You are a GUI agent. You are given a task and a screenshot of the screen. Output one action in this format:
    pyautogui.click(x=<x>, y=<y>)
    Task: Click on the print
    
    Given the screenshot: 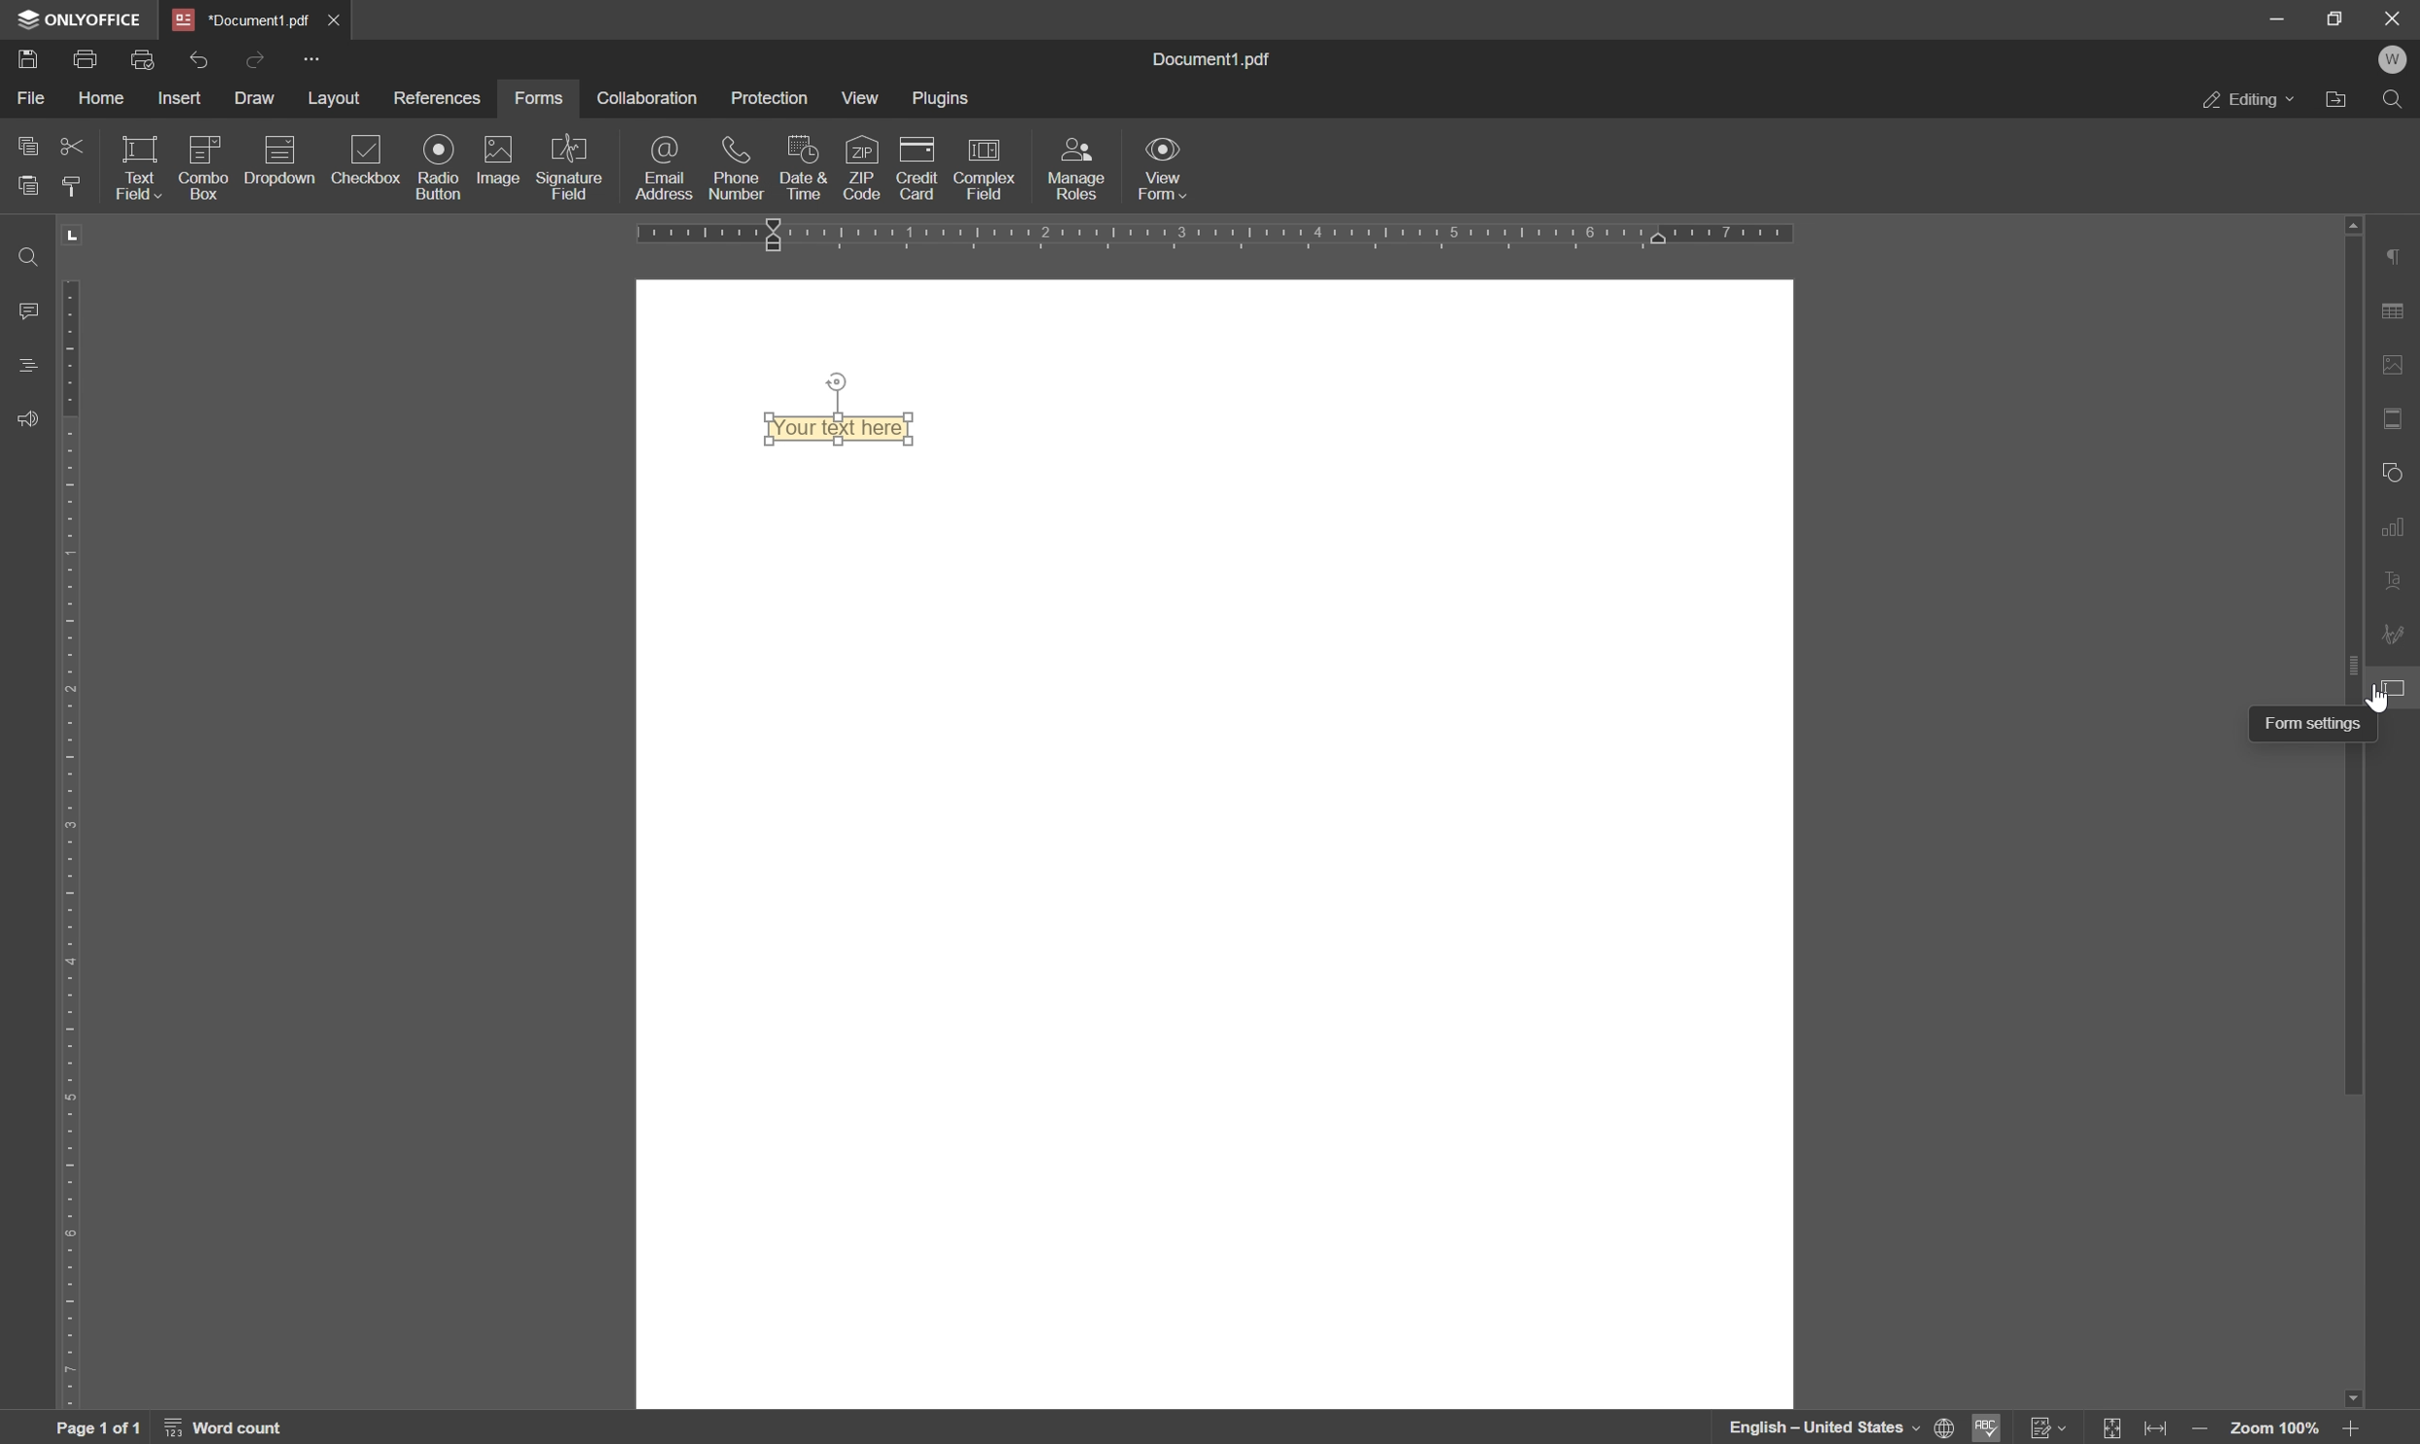 What is the action you would take?
    pyautogui.click(x=88, y=61)
    